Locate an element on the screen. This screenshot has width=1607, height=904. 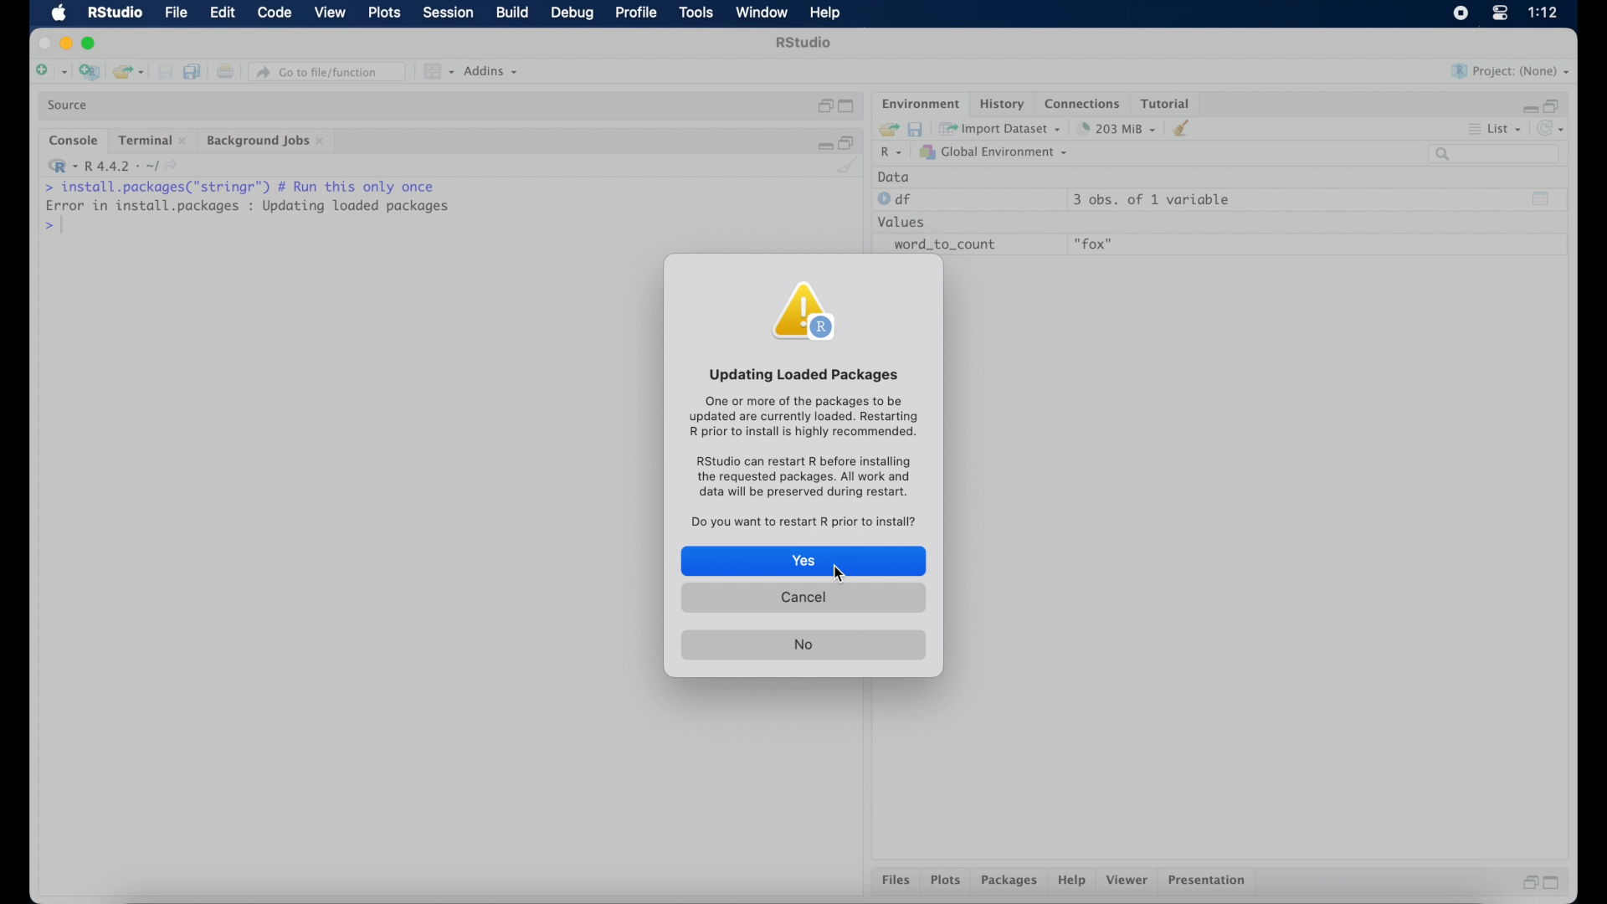
Updating Loaded Packages
One or more of the packages to be
updated are currently loaded. Restarting
R prior to install is highly recommended.
RStudio can restart R before installing
the requested packages. All work and
data will be preserved during restart.
Do you want to restart R prior to install? is located at coordinates (800, 446).